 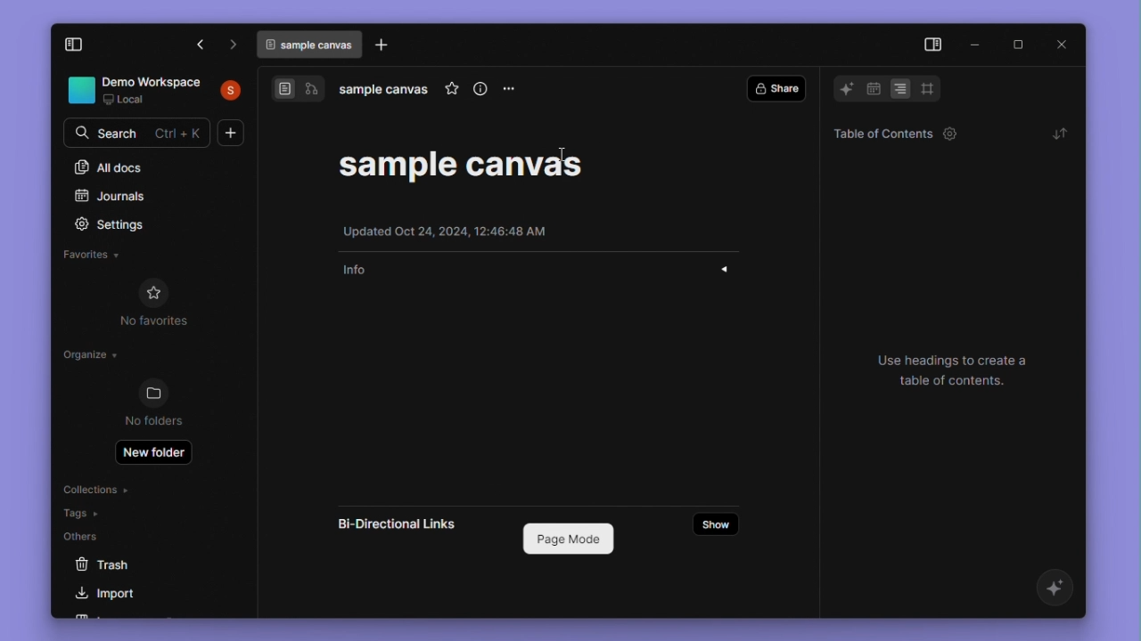 I want to click on bi directional links, so click(x=401, y=525).